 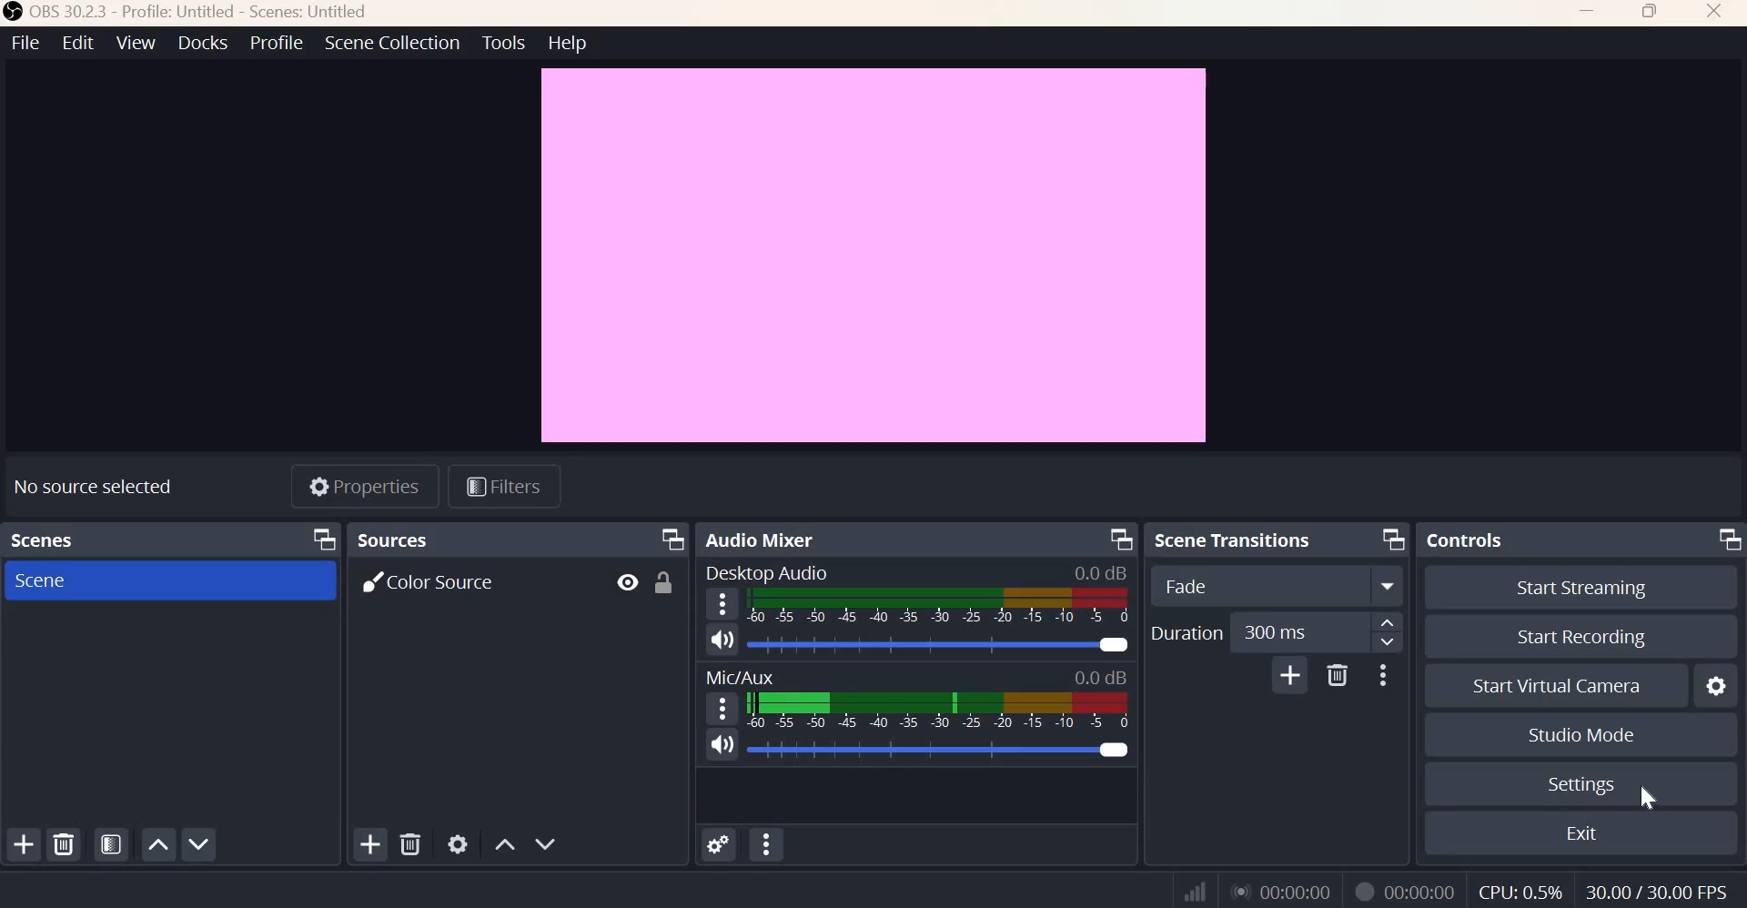 I want to click on hamburger menu, so click(x=721, y=602).